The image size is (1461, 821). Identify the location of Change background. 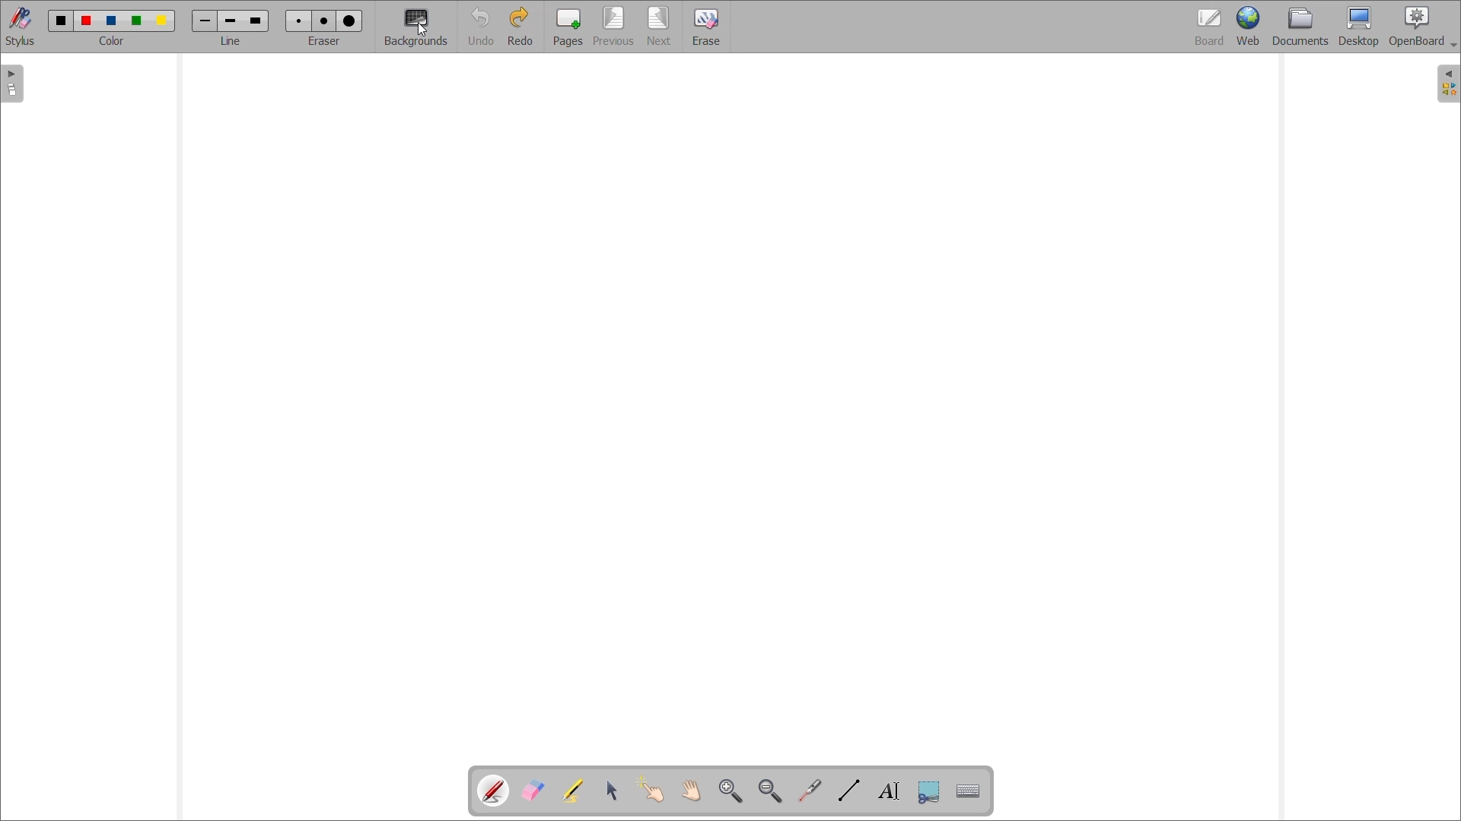
(416, 28).